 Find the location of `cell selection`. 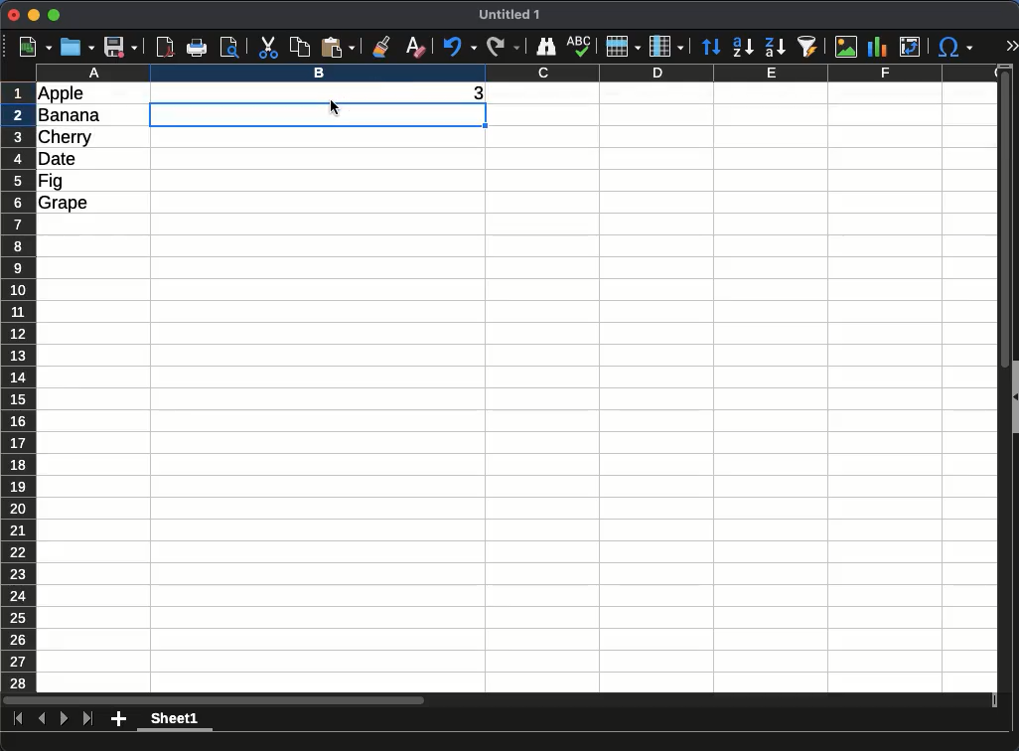

cell selection is located at coordinates (318, 114).